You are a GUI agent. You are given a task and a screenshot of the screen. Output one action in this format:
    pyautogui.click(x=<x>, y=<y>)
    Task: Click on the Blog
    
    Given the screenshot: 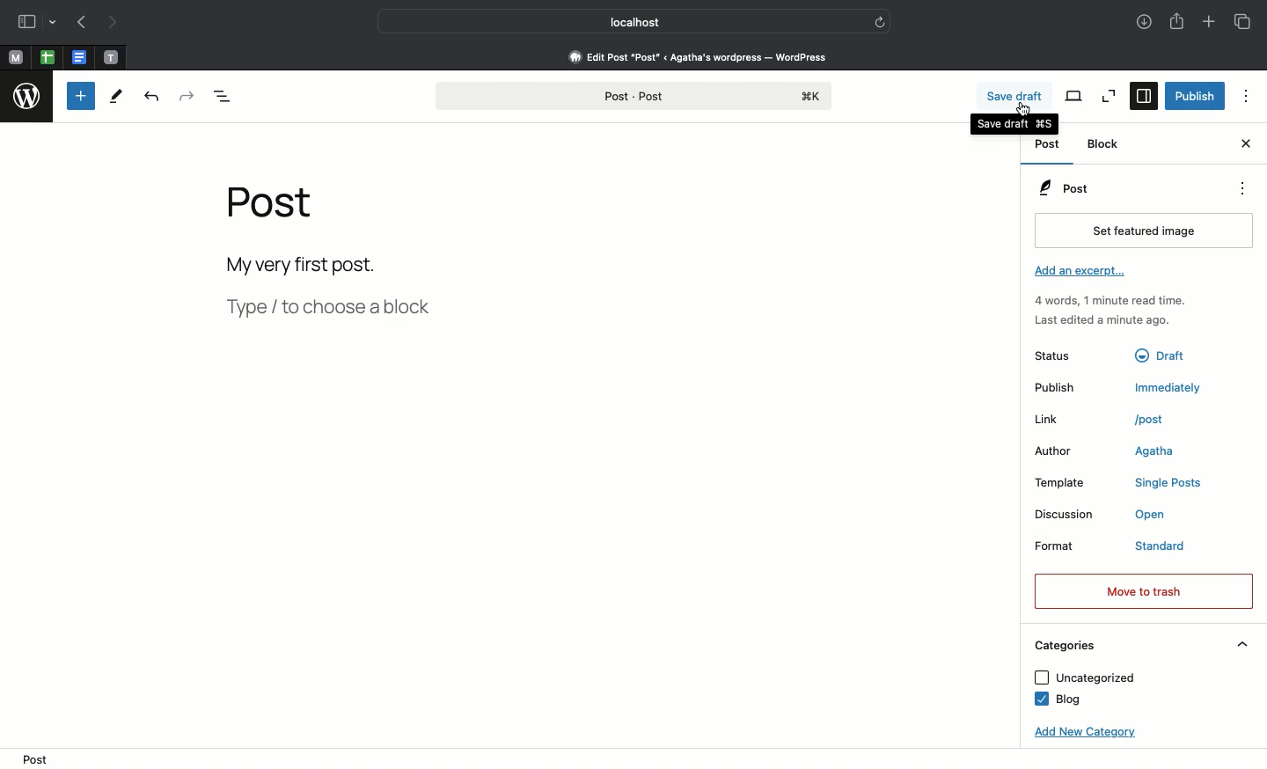 What is the action you would take?
    pyautogui.click(x=1056, y=700)
    